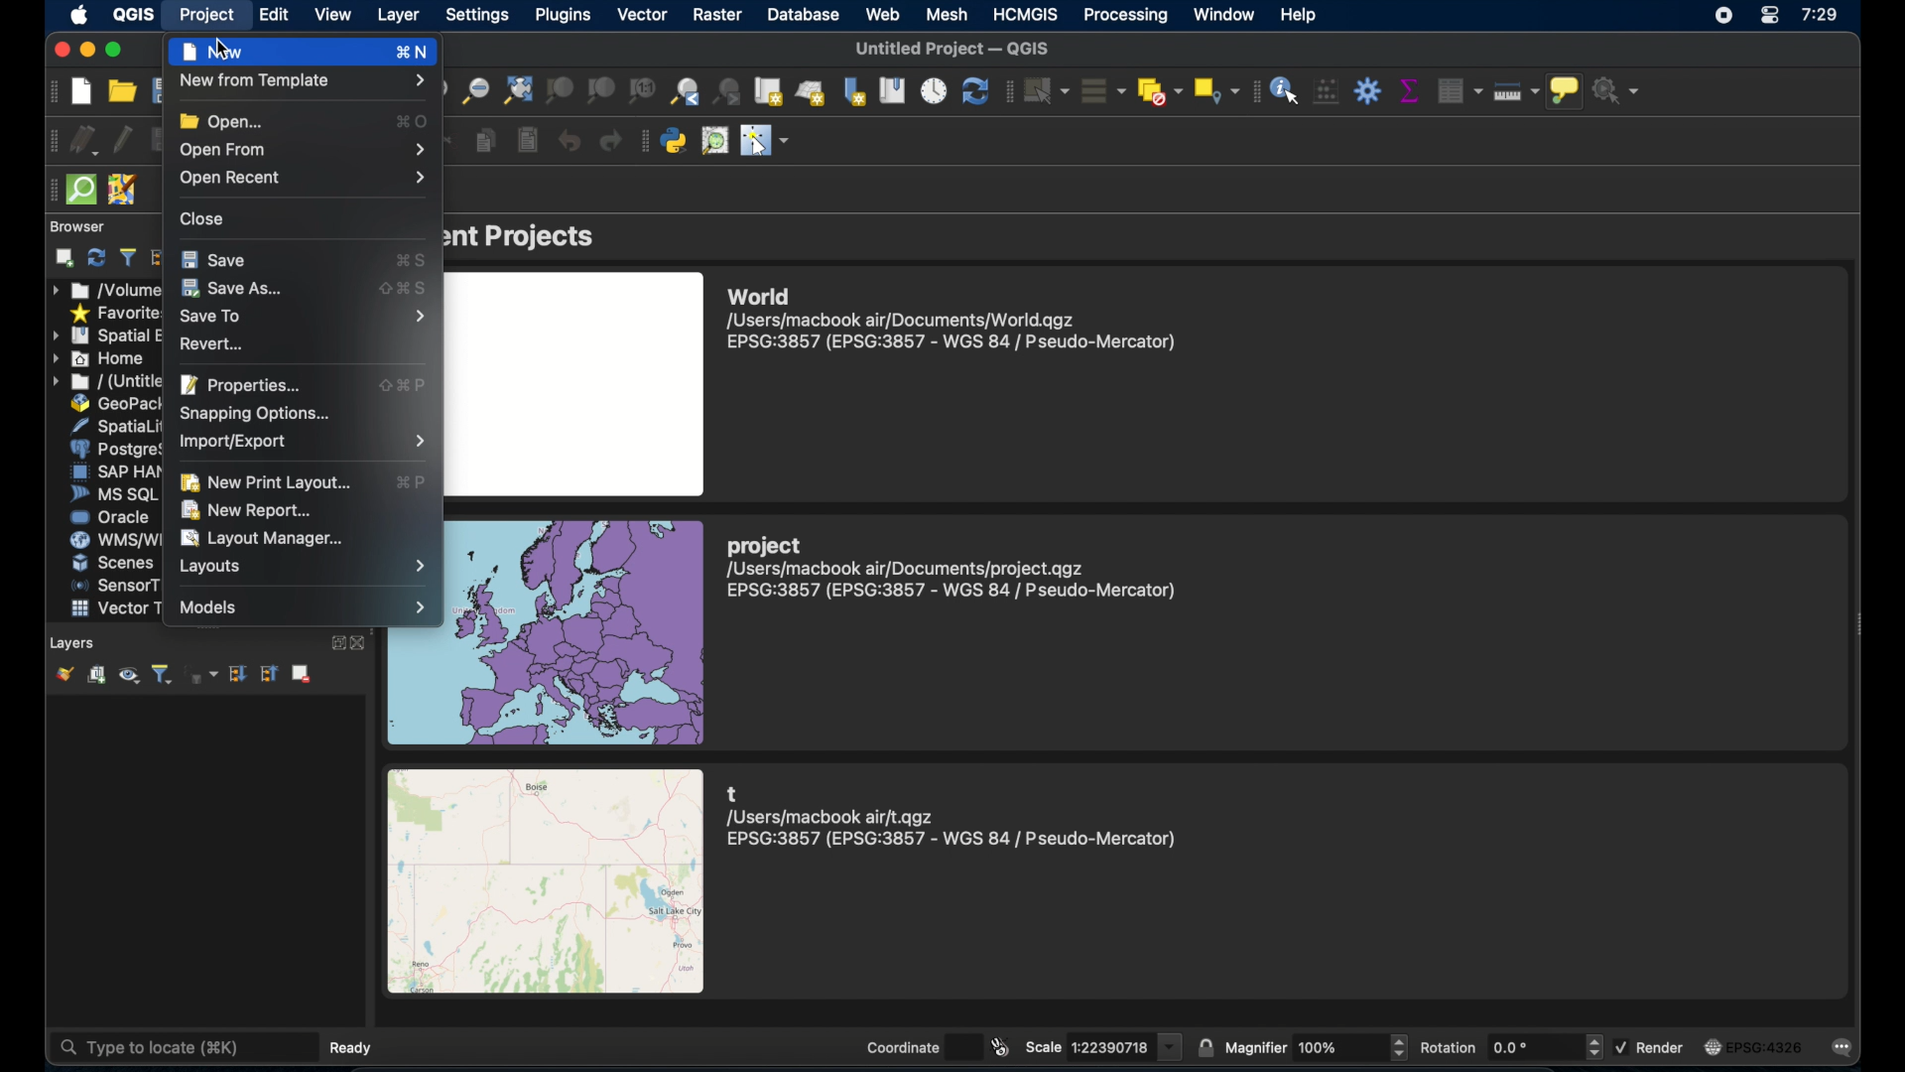 The image size is (1905, 1072). Describe the element at coordinates (76, 226) in the screenshot. I see `browser` at that location.